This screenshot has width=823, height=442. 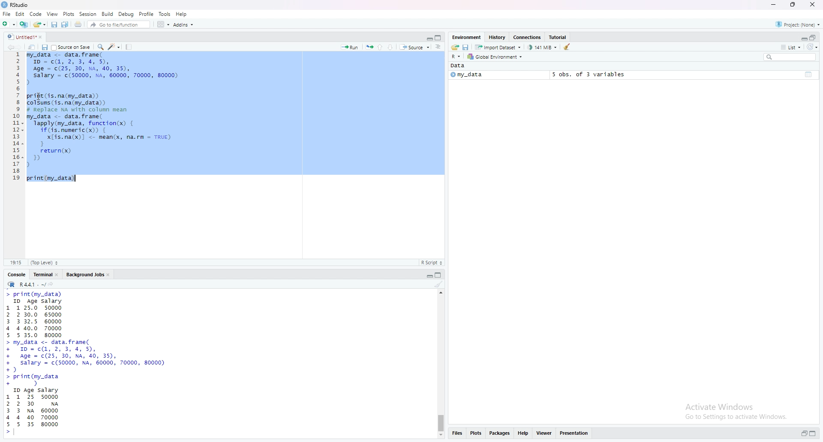 What do you see at coordinates (568, 47) in the screenshot?
I see `clear object from the workspace` at bounding box center [568, 47].